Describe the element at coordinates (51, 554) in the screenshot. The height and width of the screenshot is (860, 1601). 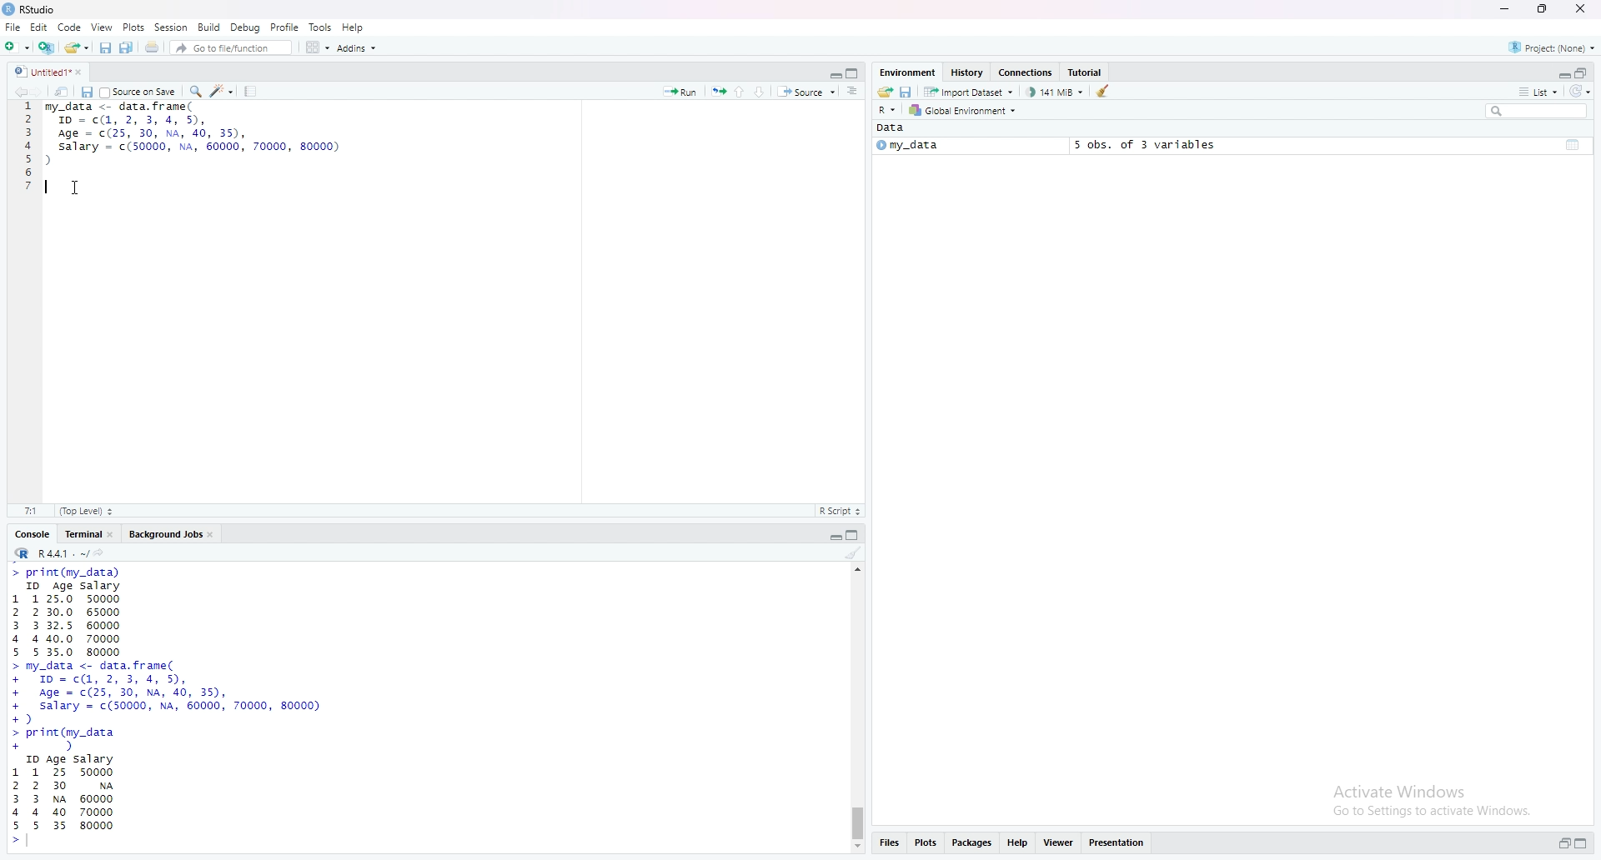
I see `R 4.4.1` at that location.